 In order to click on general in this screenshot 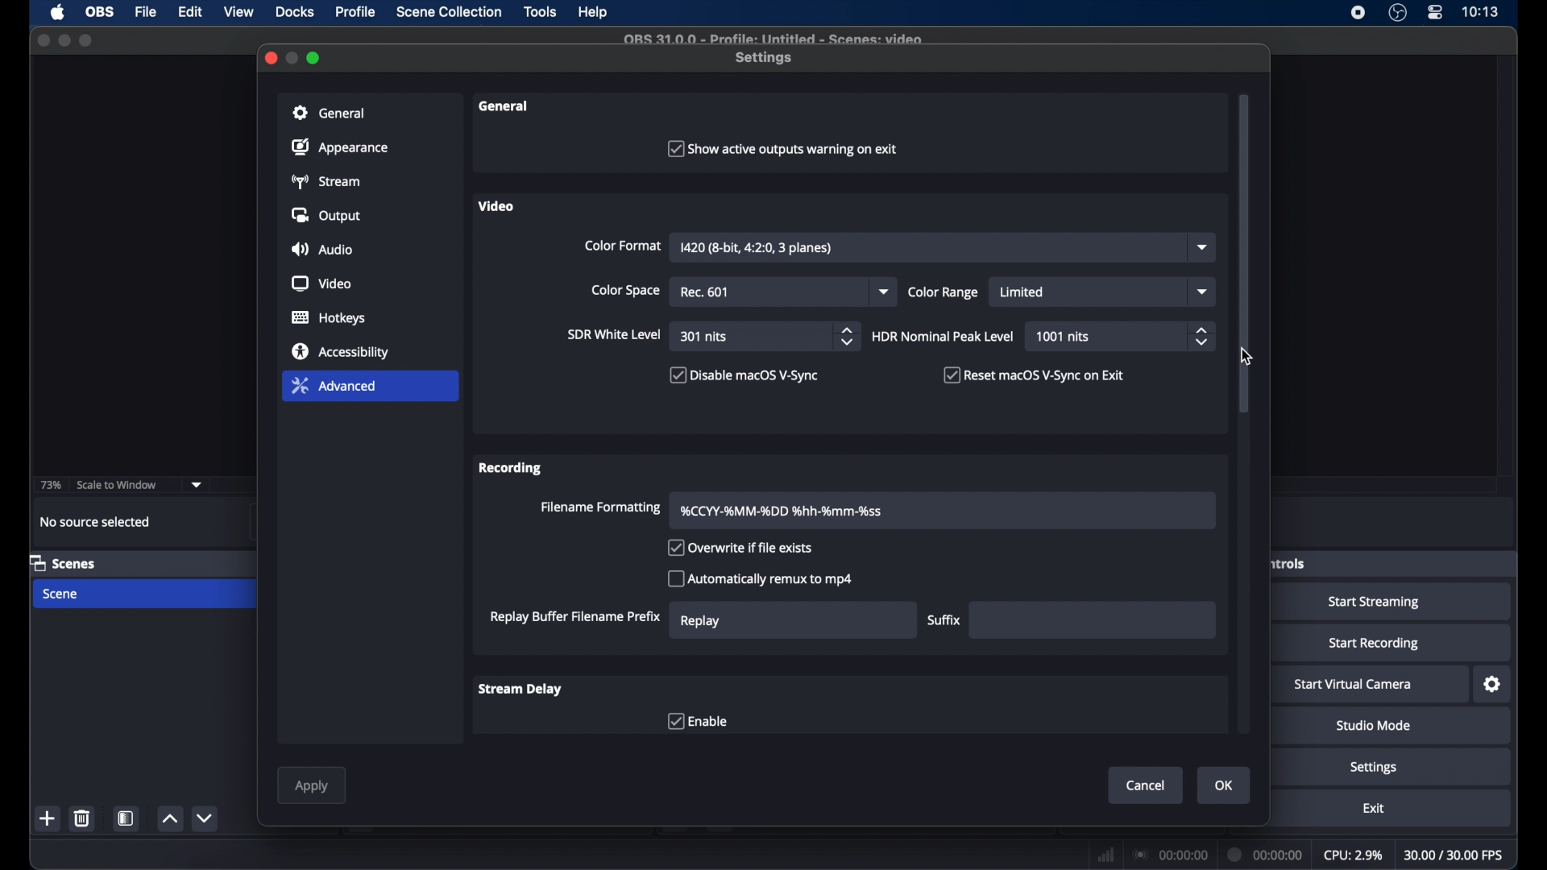, I will do `click(330, 113)`.